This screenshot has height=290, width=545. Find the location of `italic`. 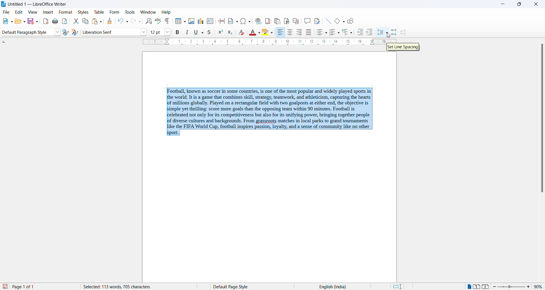

italic is located at coordinates (187, 32).